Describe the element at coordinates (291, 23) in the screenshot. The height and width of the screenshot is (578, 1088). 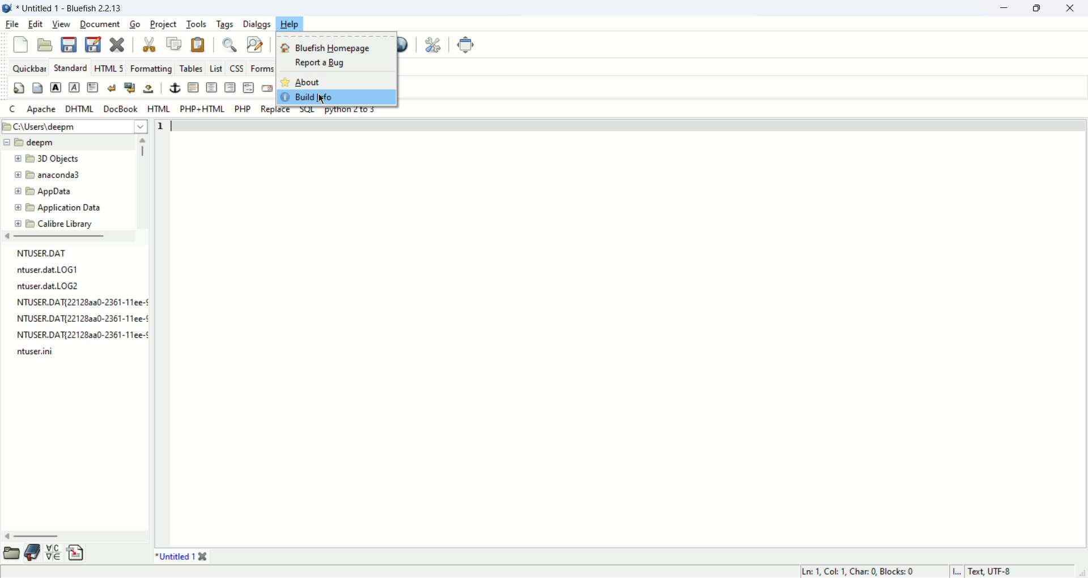
I see `help` at that location.